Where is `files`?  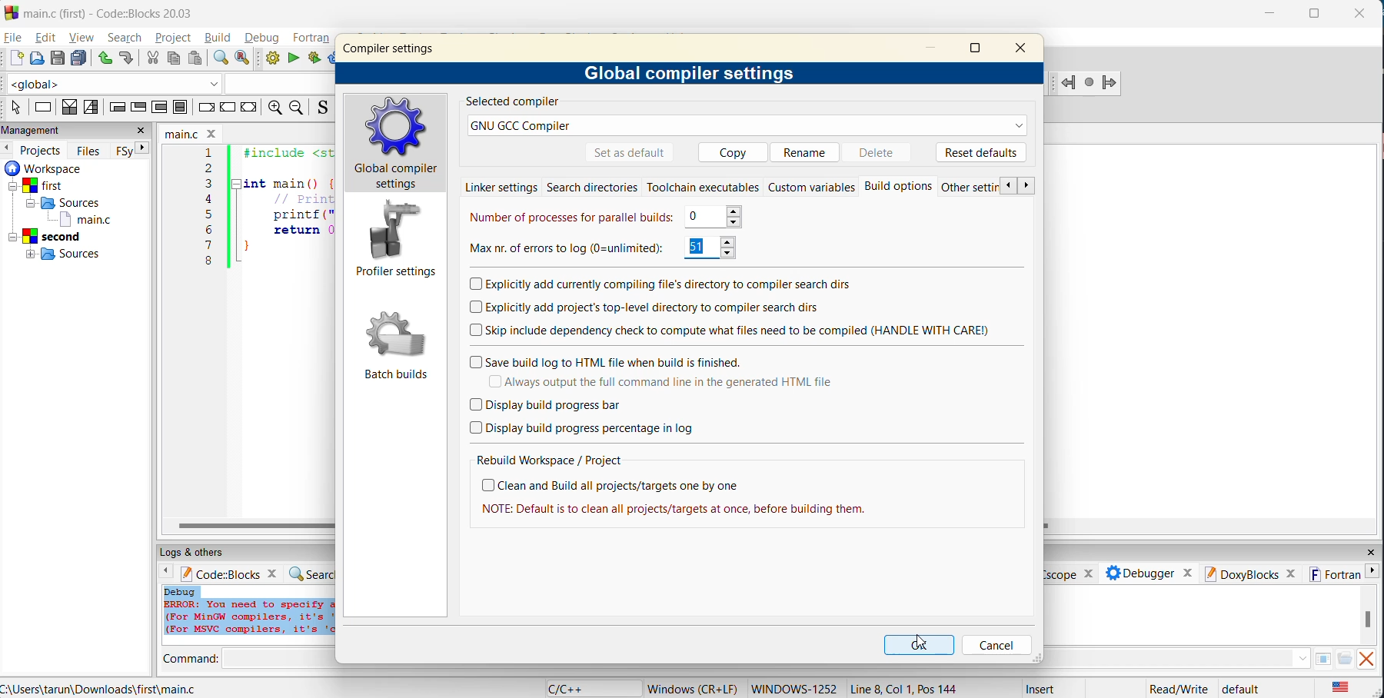 files is located at coordinates (91, 150).